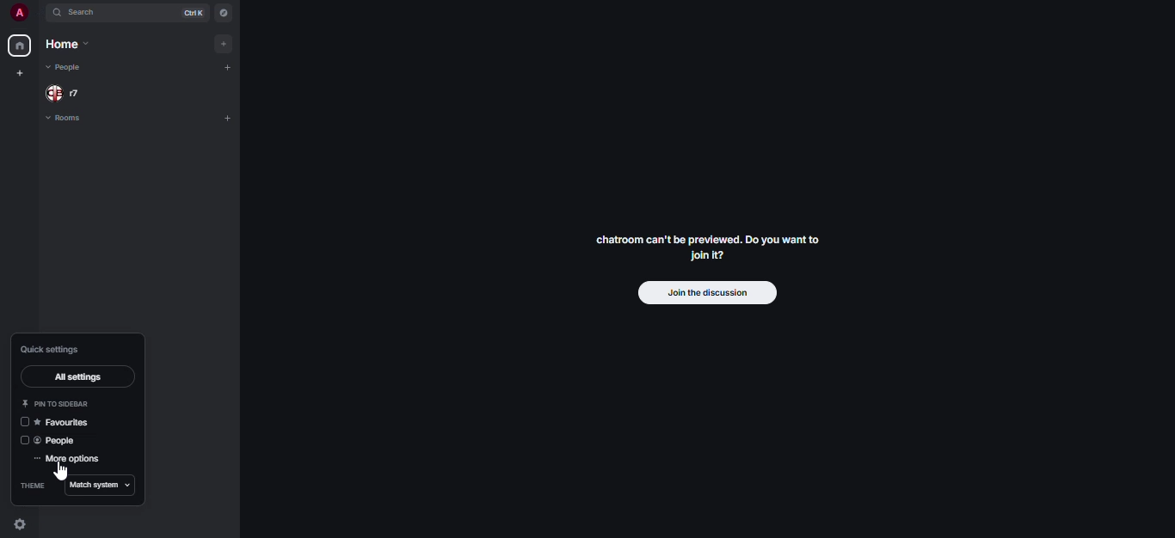 This screenshot has width=1175, height=538. Describe the element at coordinates (77, 376) in the screenshot. I see `all settings` at that location.